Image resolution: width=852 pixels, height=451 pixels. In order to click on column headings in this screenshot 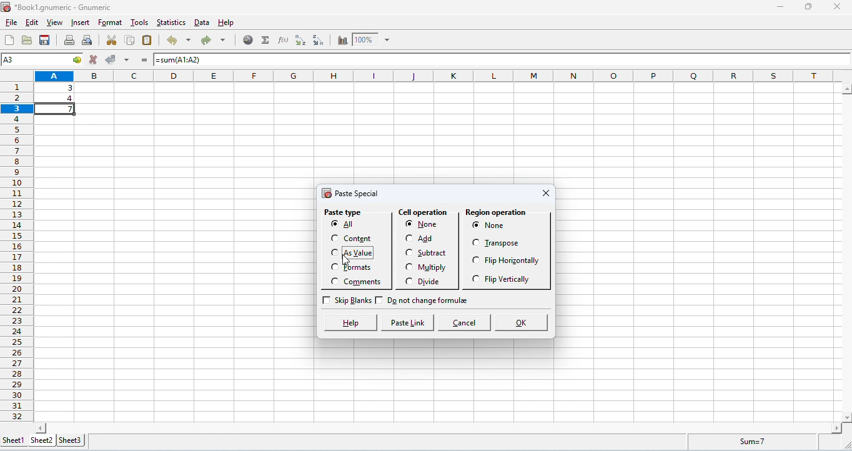, I will do `click(437, 76)`.